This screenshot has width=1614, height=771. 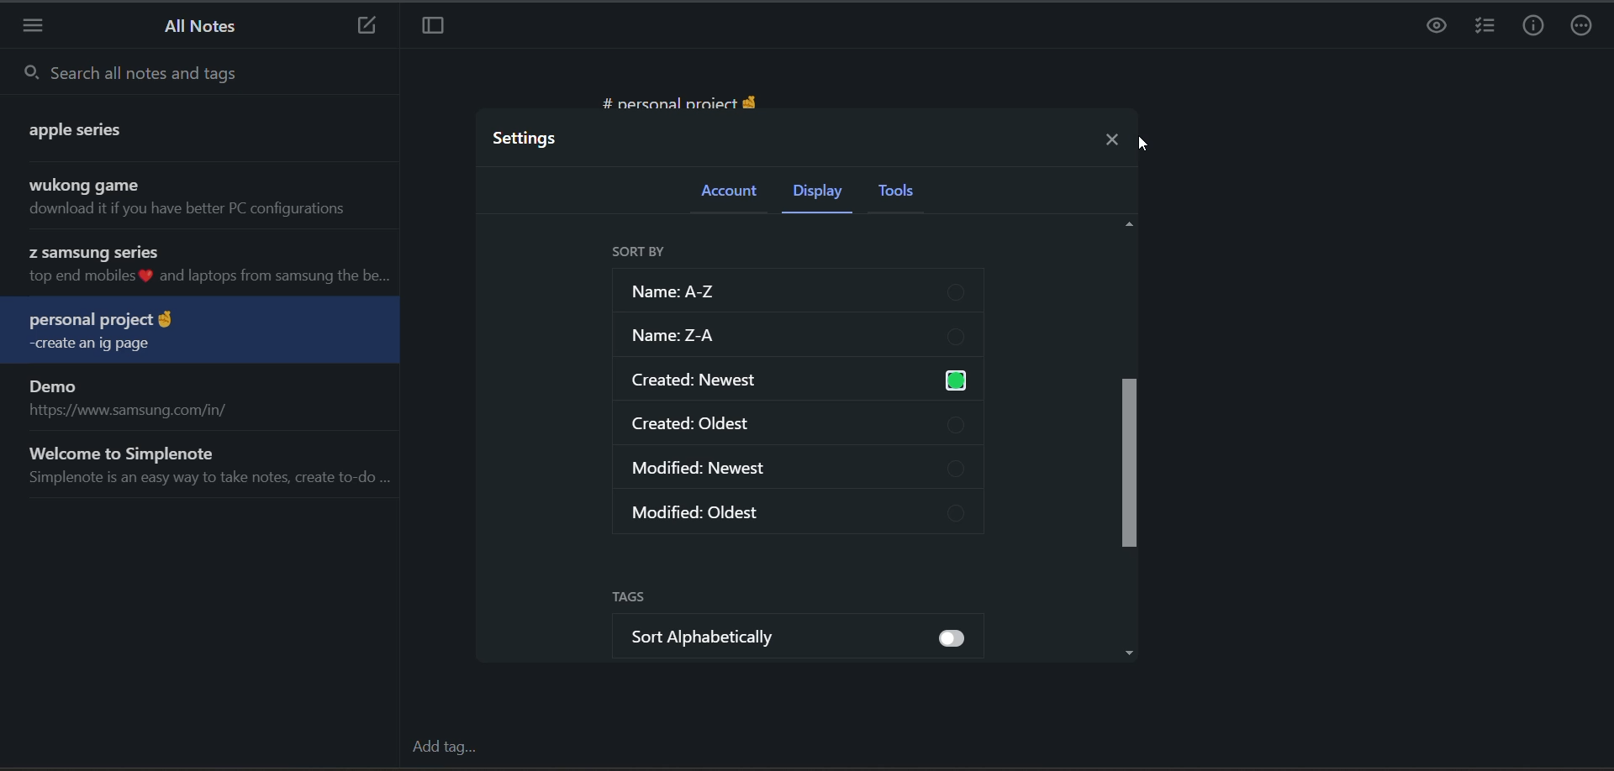 I want to click on settings, so click(x=532, y=141).